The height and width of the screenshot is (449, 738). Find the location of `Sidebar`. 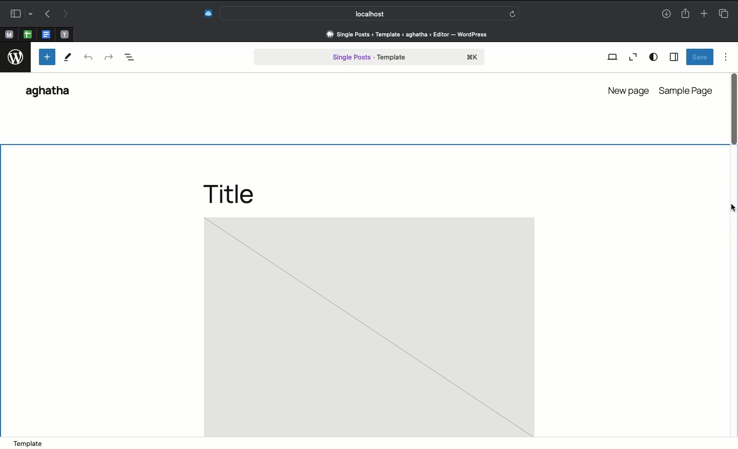

Sidebar is located at coordinates (673, 57).